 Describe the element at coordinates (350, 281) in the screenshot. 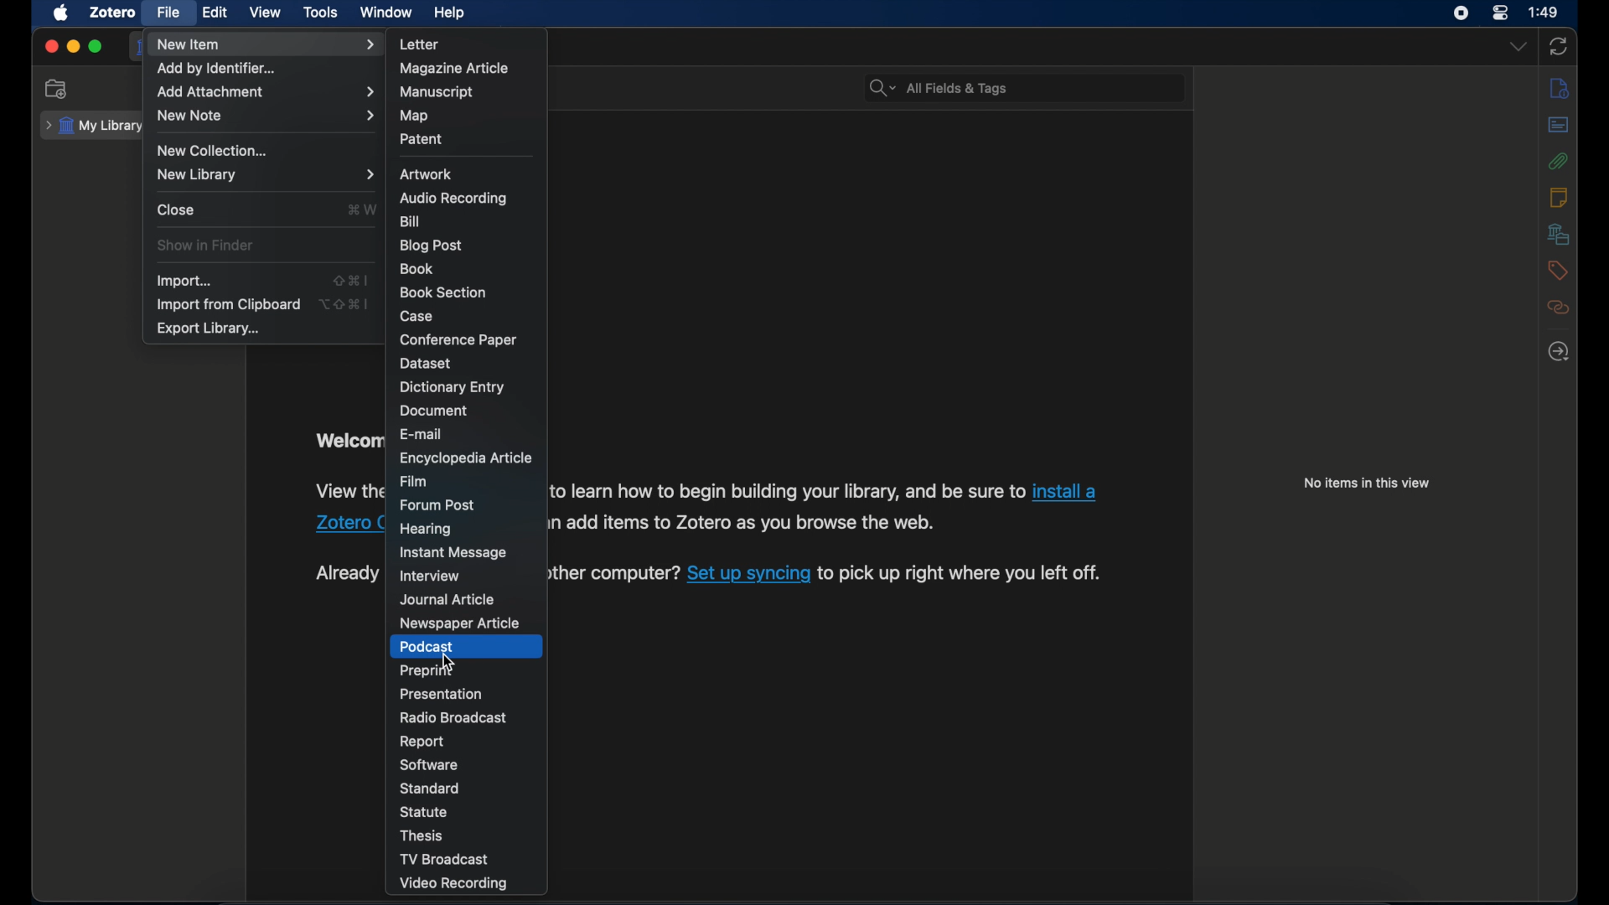

I see `shift + command + I` at that location.